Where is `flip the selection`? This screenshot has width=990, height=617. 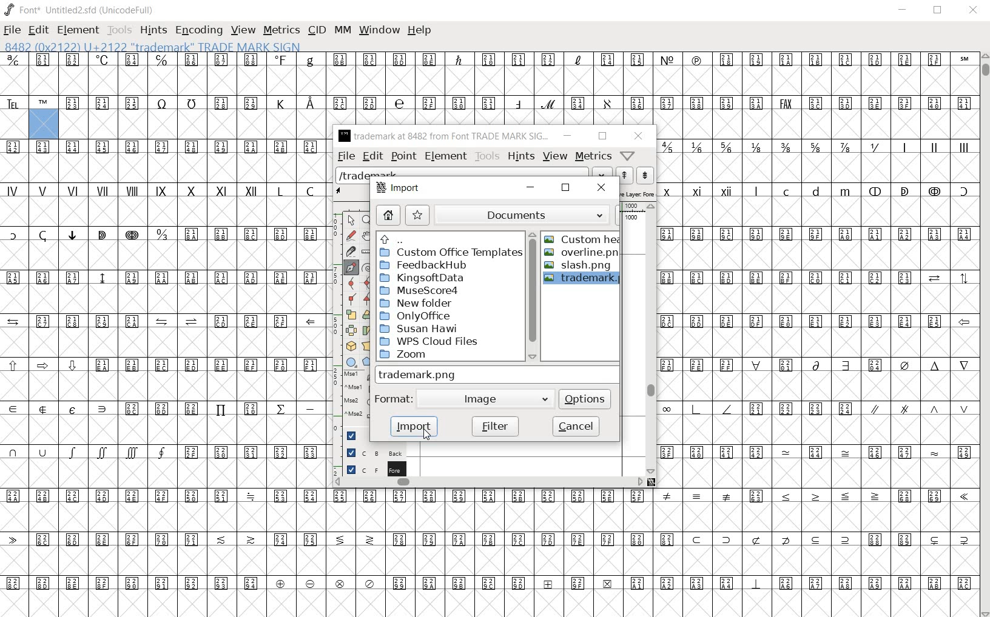
flip the selection is located at coordinates (351, 330).